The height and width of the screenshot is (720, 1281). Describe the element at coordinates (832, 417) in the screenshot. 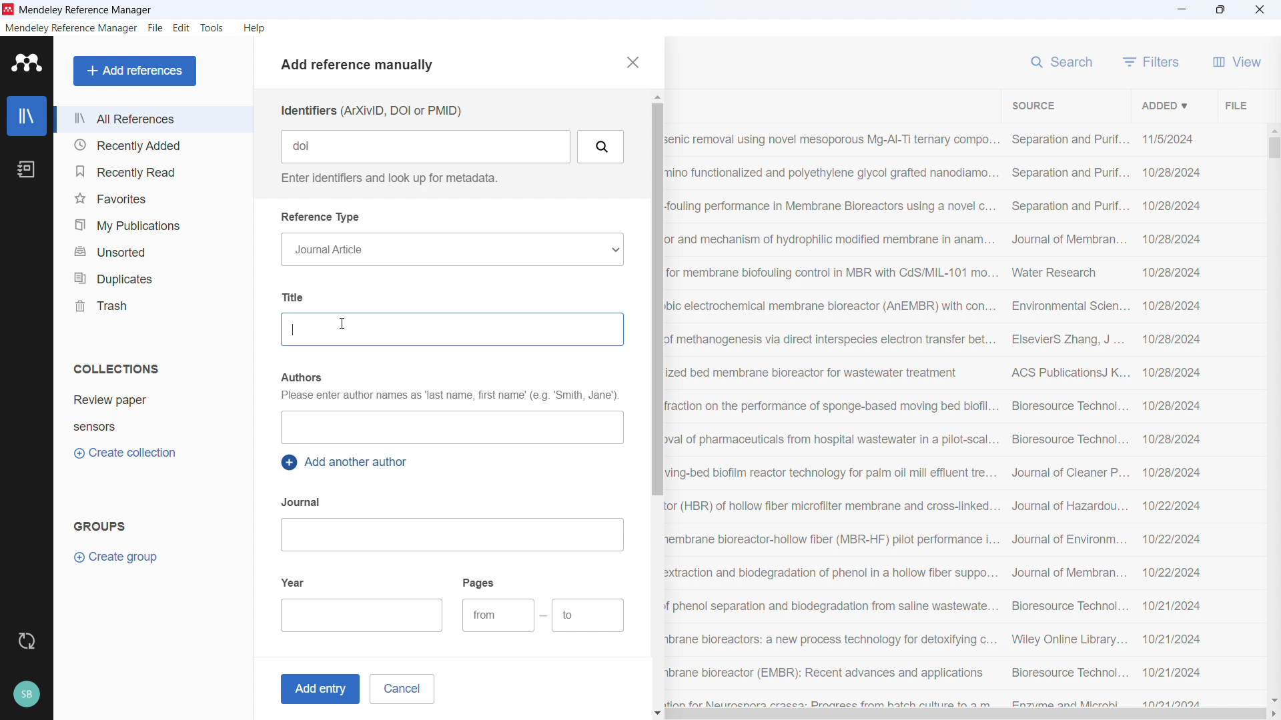

I see `Title of individual entries ` at that location.